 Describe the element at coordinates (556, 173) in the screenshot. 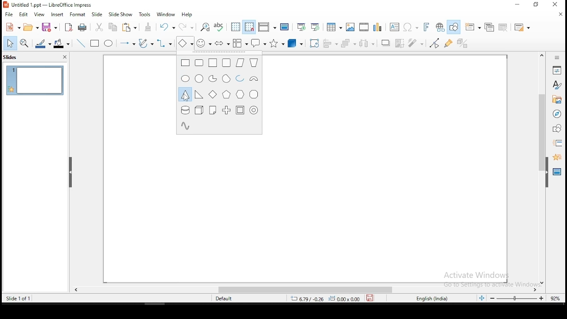

I see `master slides` at that location.